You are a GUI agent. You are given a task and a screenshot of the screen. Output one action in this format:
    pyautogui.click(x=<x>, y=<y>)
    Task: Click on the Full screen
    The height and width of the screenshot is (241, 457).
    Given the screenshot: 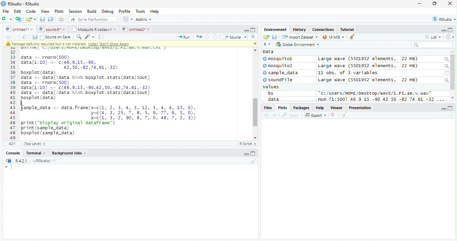 What is the action you would take?
    pyautogui.click(x=253, y=30)
    